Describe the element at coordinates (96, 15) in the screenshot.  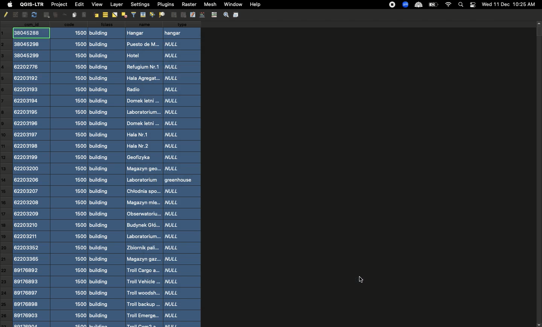
I see `Align right` at that location.